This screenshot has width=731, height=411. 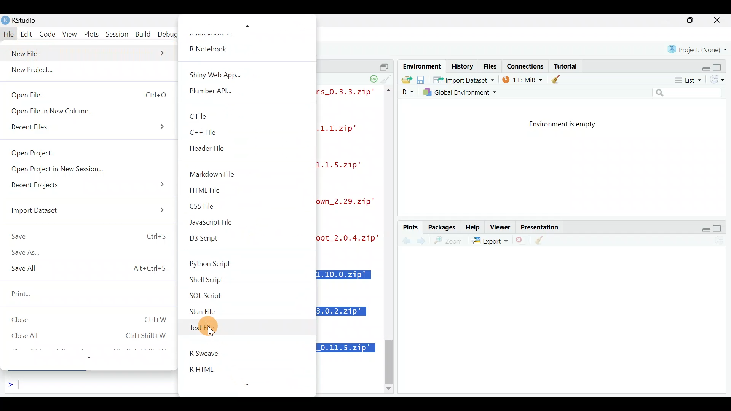 I want to click on C File, so click(x=207, y=115).